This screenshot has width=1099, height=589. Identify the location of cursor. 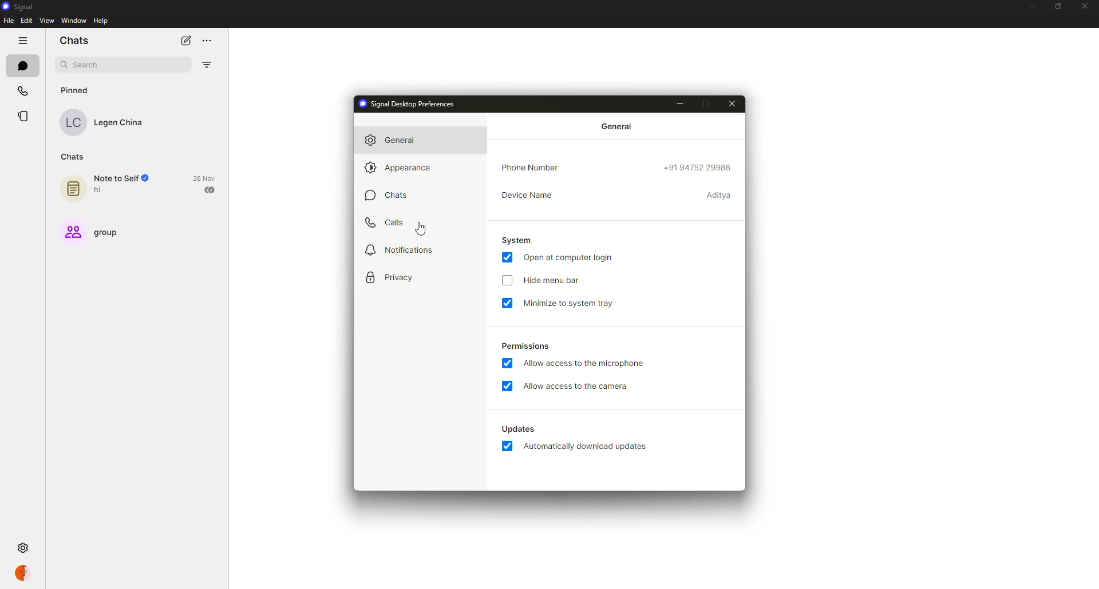
(424, 228).